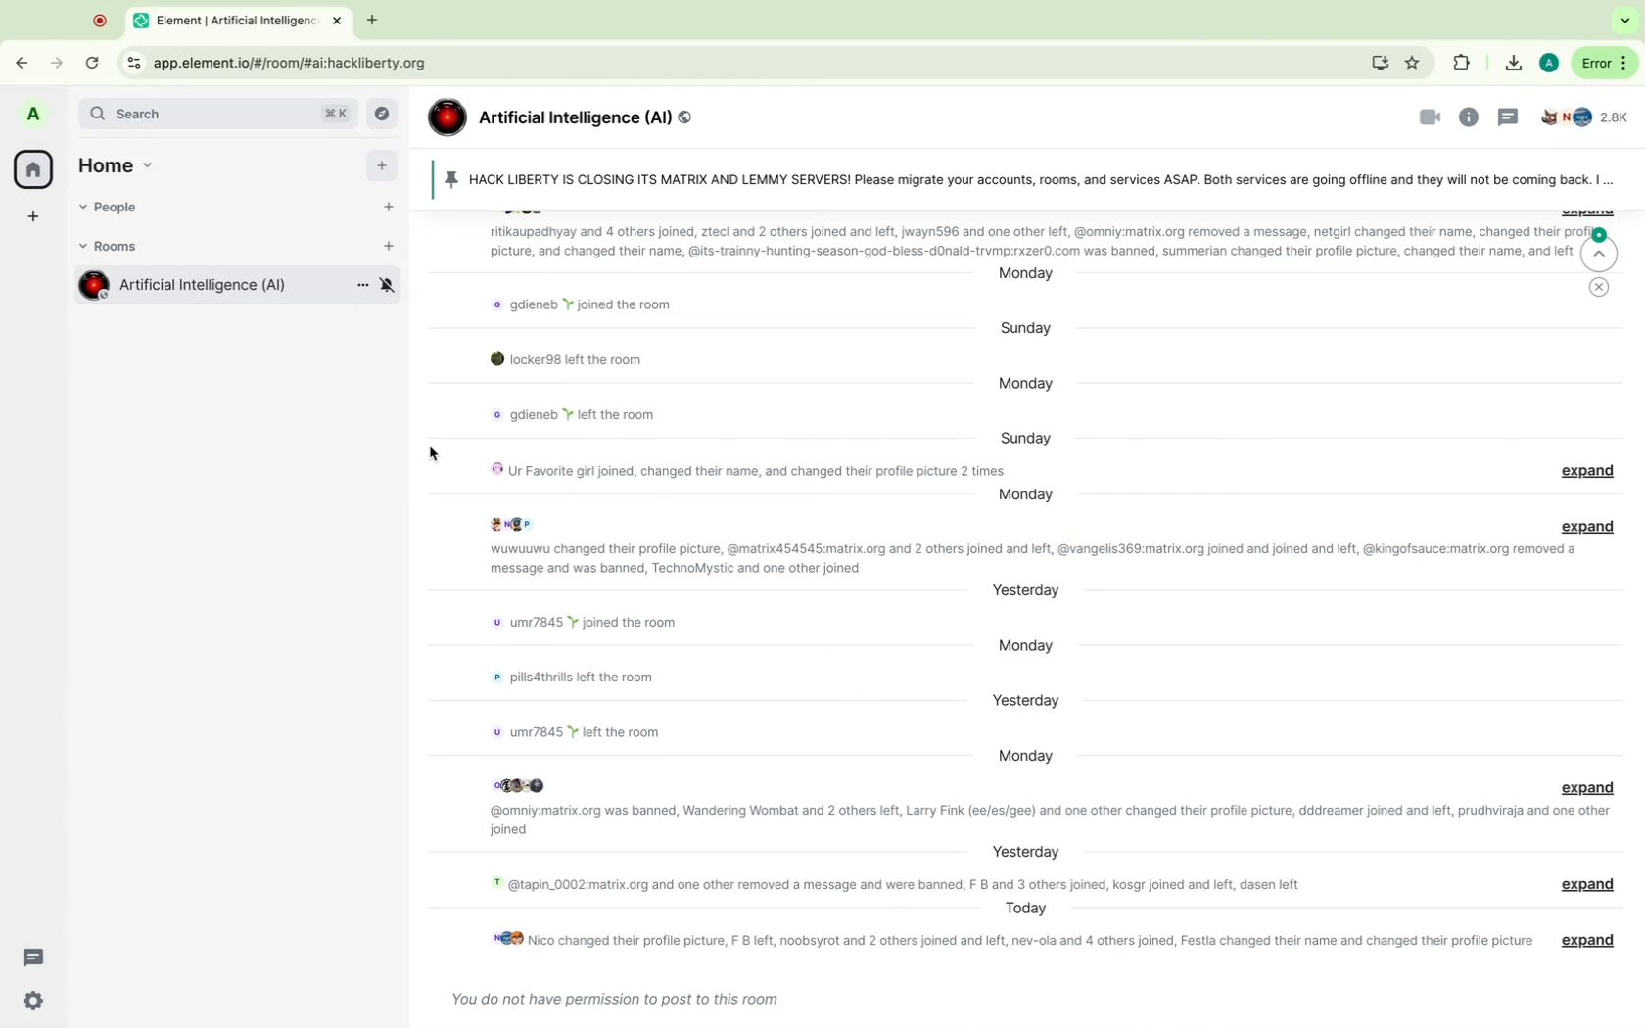 This screenshot has width=1645, height=1028. I want to click on refresh, so click(90, 62).